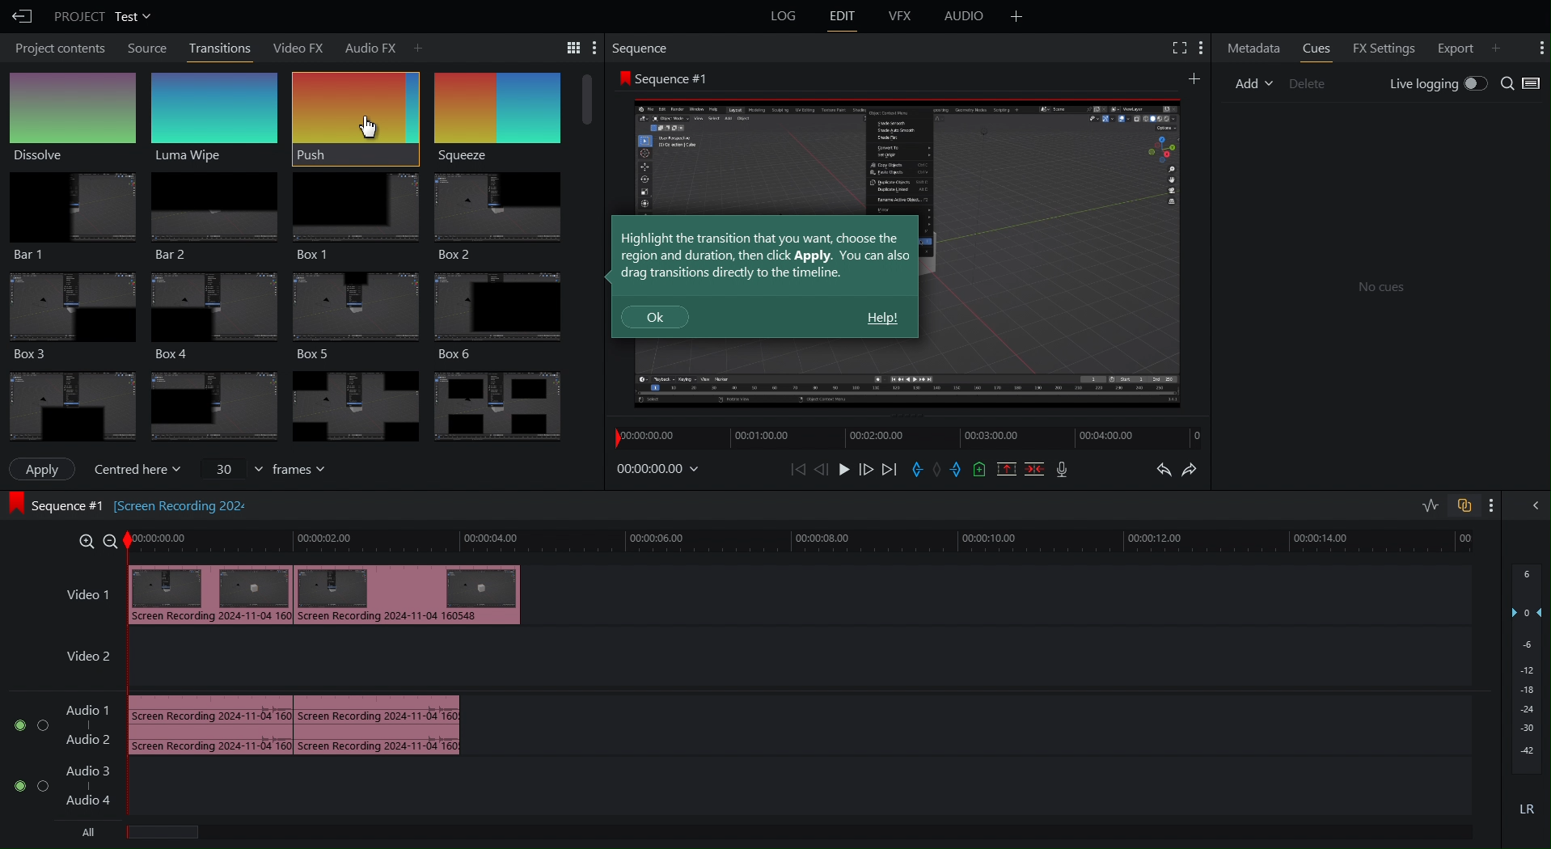  Describe the element at coordinates (798, 470) in the screenshot. I see `Skip Back` at that location.